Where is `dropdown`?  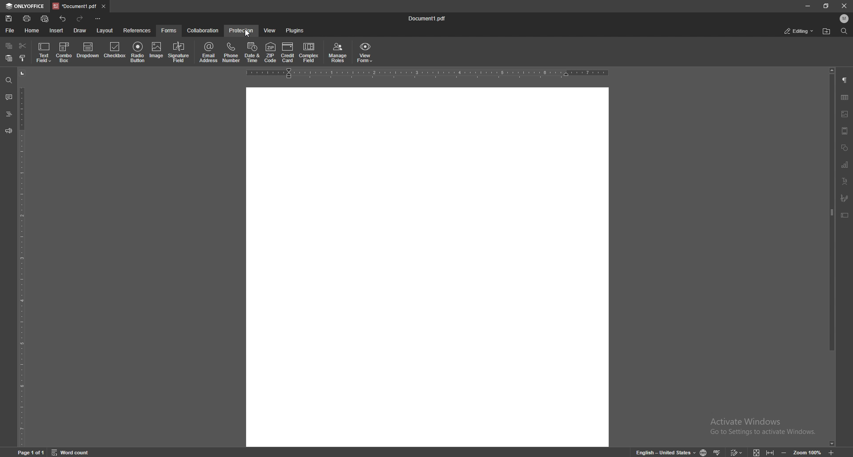
dropdown is located at coordinates (89, 52).